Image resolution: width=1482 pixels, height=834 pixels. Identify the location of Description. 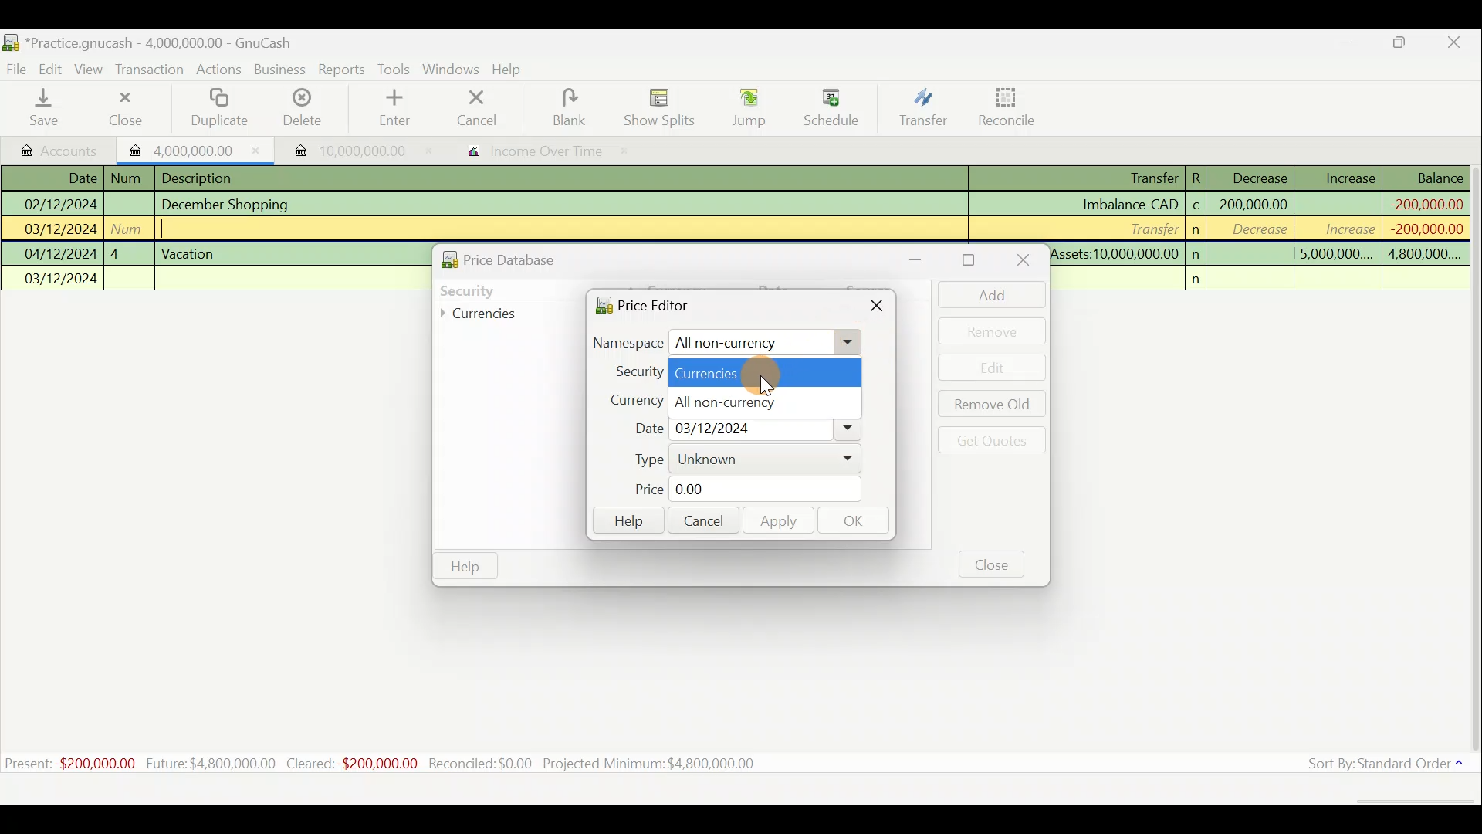
(202, 176).